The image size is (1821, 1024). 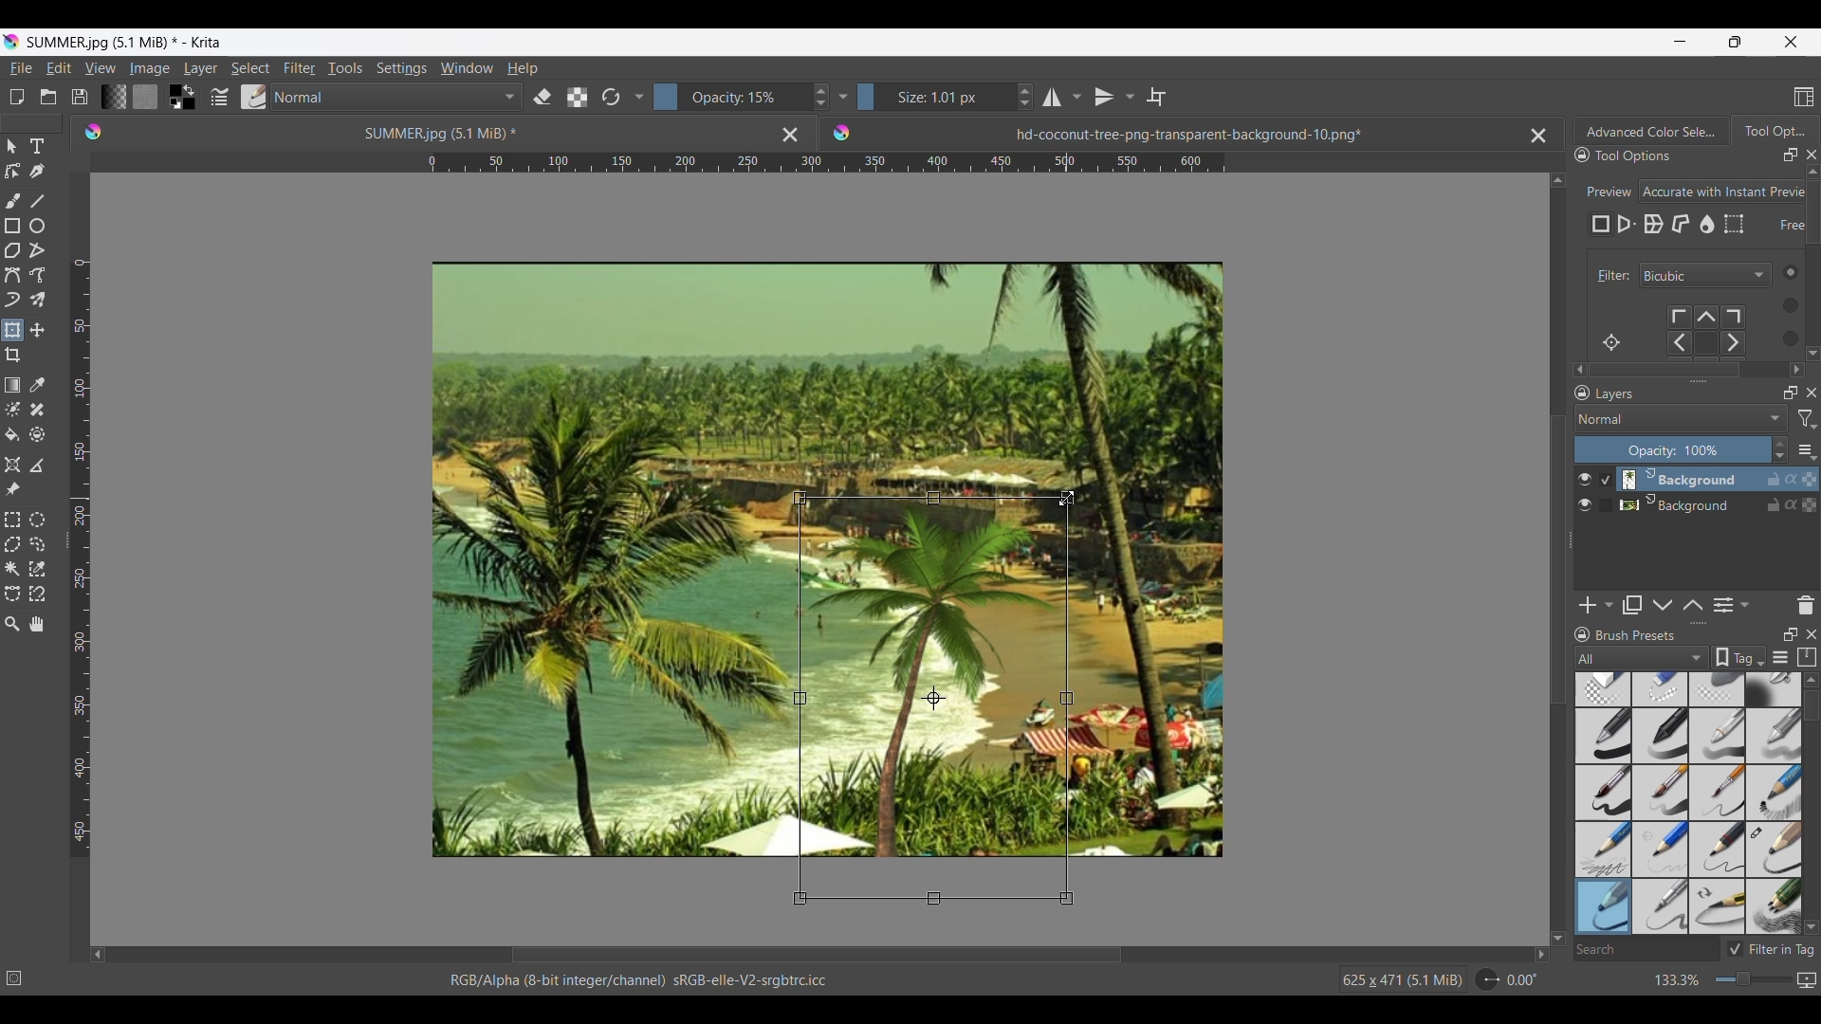 What do you see at coordinates (842, 96) in the screenshot?
I see `Opacity options` at bounding box center [842, 96].